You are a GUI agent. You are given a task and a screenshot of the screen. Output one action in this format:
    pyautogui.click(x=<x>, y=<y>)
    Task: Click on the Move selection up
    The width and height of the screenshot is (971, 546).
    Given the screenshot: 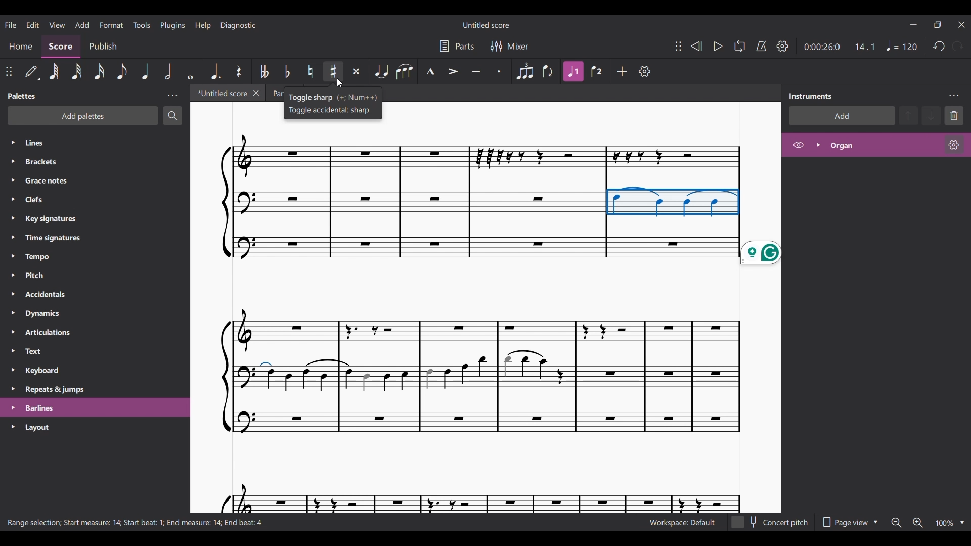 What is the action you would take?
    pyautogui.click(x=908, y=116)
    